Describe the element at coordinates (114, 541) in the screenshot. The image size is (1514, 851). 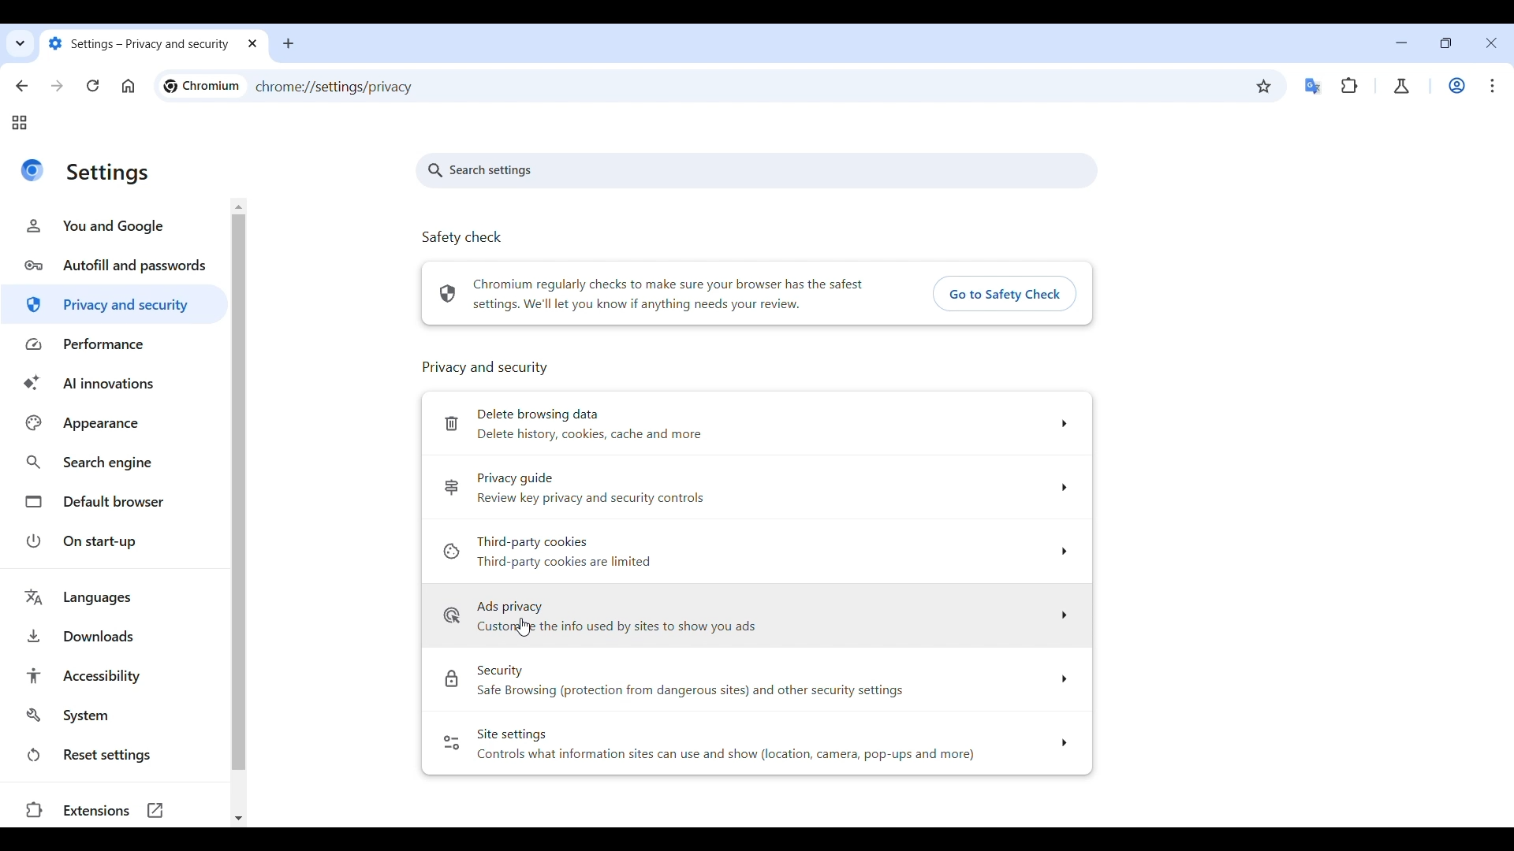
I see `On start-up` at that location.